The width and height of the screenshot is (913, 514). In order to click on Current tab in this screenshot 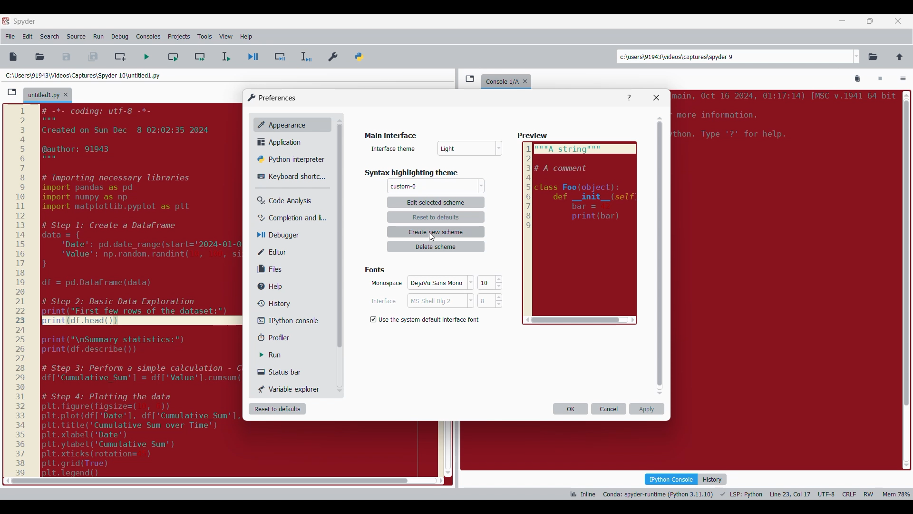, I will do `click(43, 96)`.